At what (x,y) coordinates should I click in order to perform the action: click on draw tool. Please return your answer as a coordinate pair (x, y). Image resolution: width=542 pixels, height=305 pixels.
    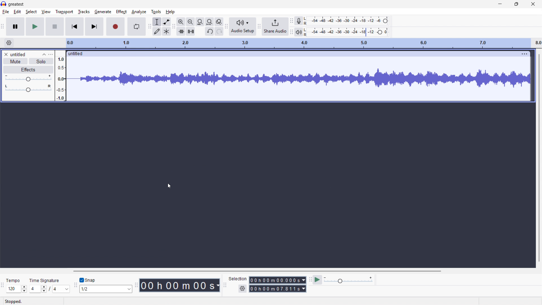
    Looking at the image, I should click on (157, 31).